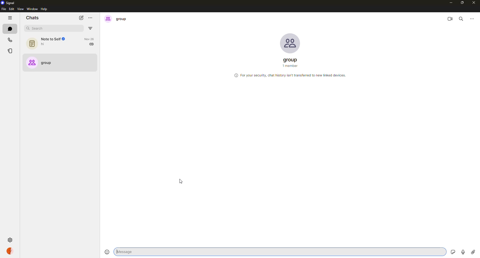  What do you see at coordinates (461, 19) in the screenshot?
I see `search` at bounding box center [461, 19].